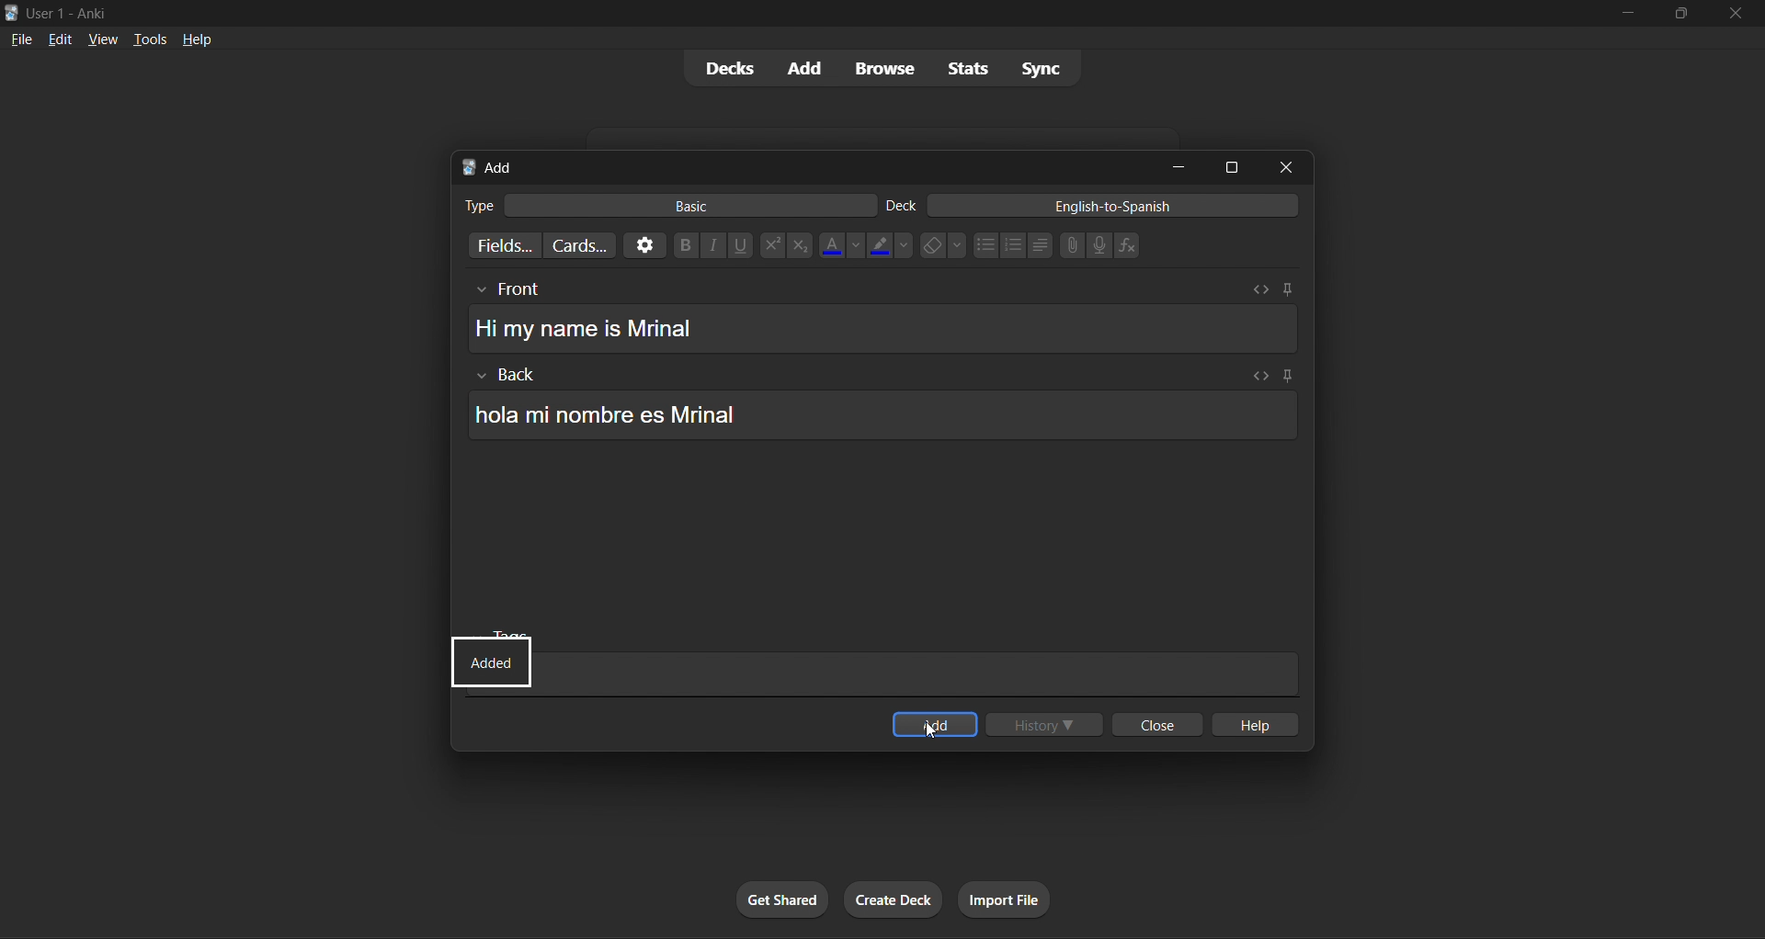 Image resolution: width=1765 pixels, height=939 pixels. What do you see at coordinates (800, 164) in the screenshot?
I see `add card title bar` at bounding box center [800, 164].